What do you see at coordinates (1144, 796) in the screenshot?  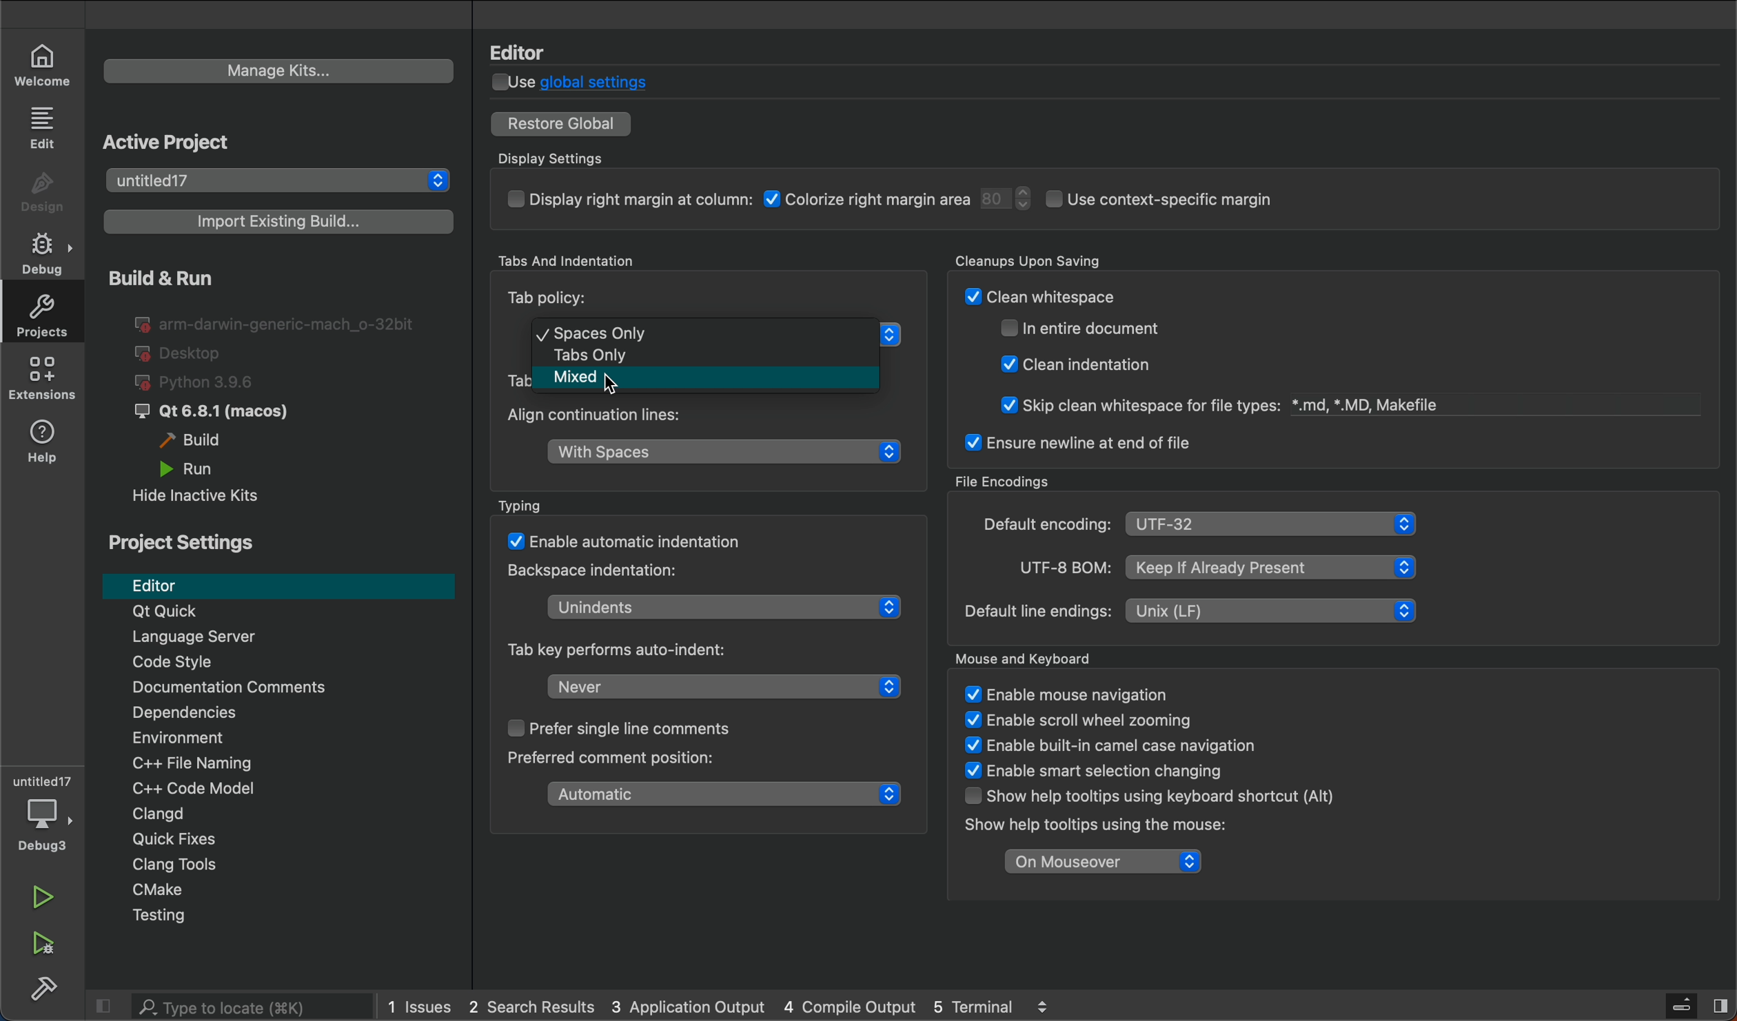 I see `show help` at bounding box center [1144, 796].